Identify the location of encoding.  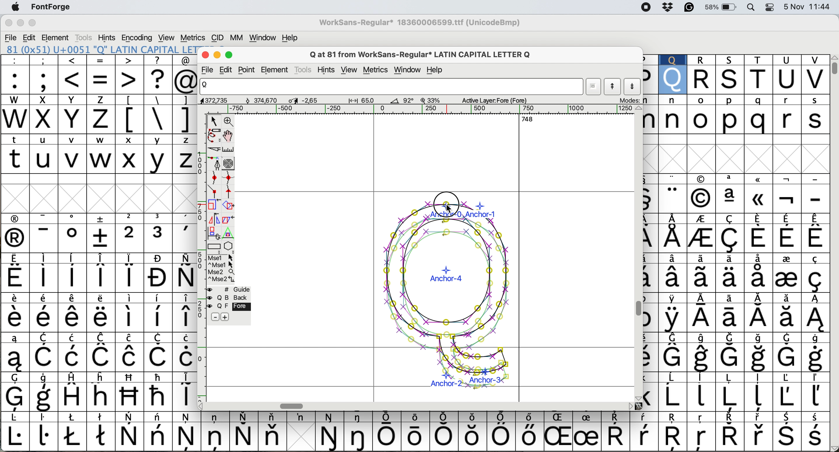
(137, 37).